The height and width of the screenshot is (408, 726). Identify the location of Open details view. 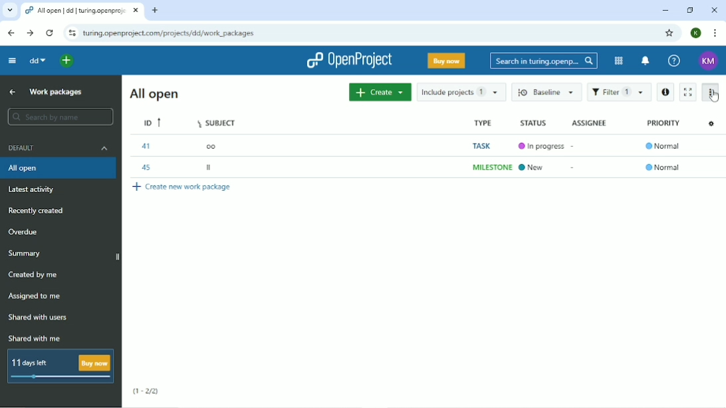
(665, 92).